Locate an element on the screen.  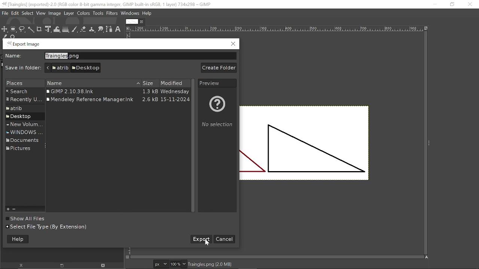
Smudge tool is located at coordinates (101, 30).